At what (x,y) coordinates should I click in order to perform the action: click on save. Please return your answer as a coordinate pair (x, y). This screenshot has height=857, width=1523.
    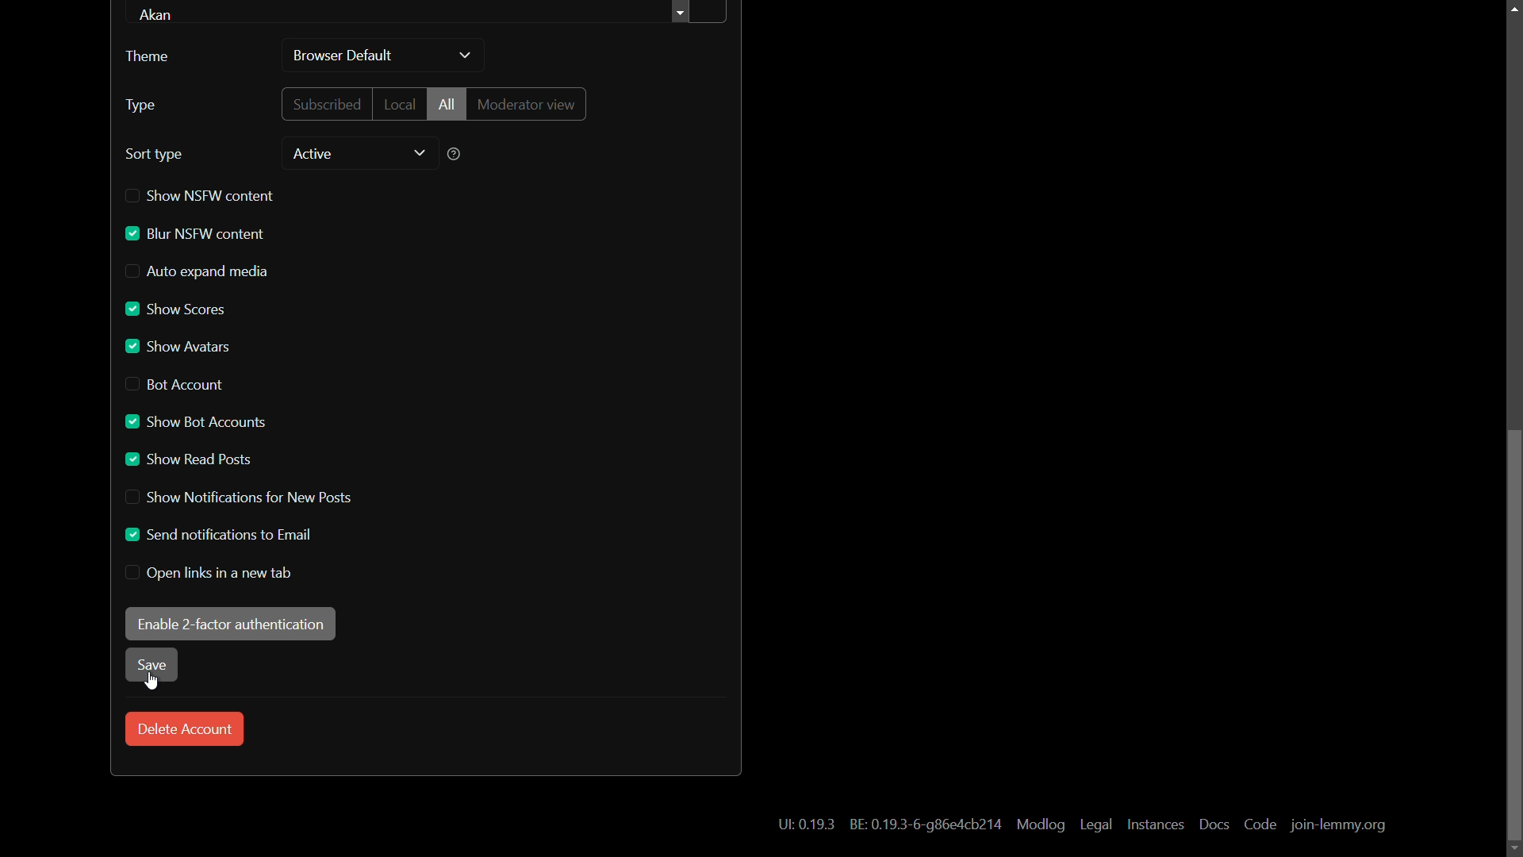
    Looking at the image, I should click on (150, 666).